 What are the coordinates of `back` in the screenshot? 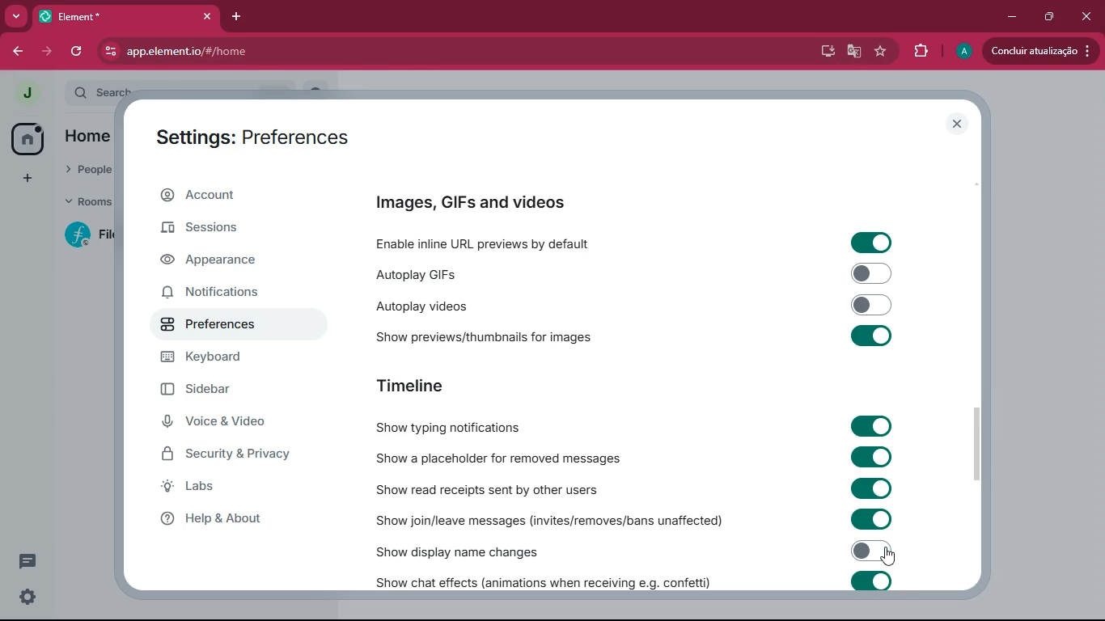 It's located at (15, 52).